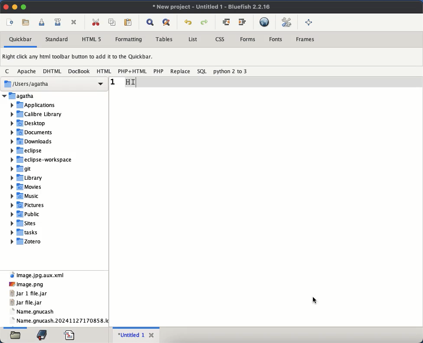  I want to click on save current file, so click(42, 22).